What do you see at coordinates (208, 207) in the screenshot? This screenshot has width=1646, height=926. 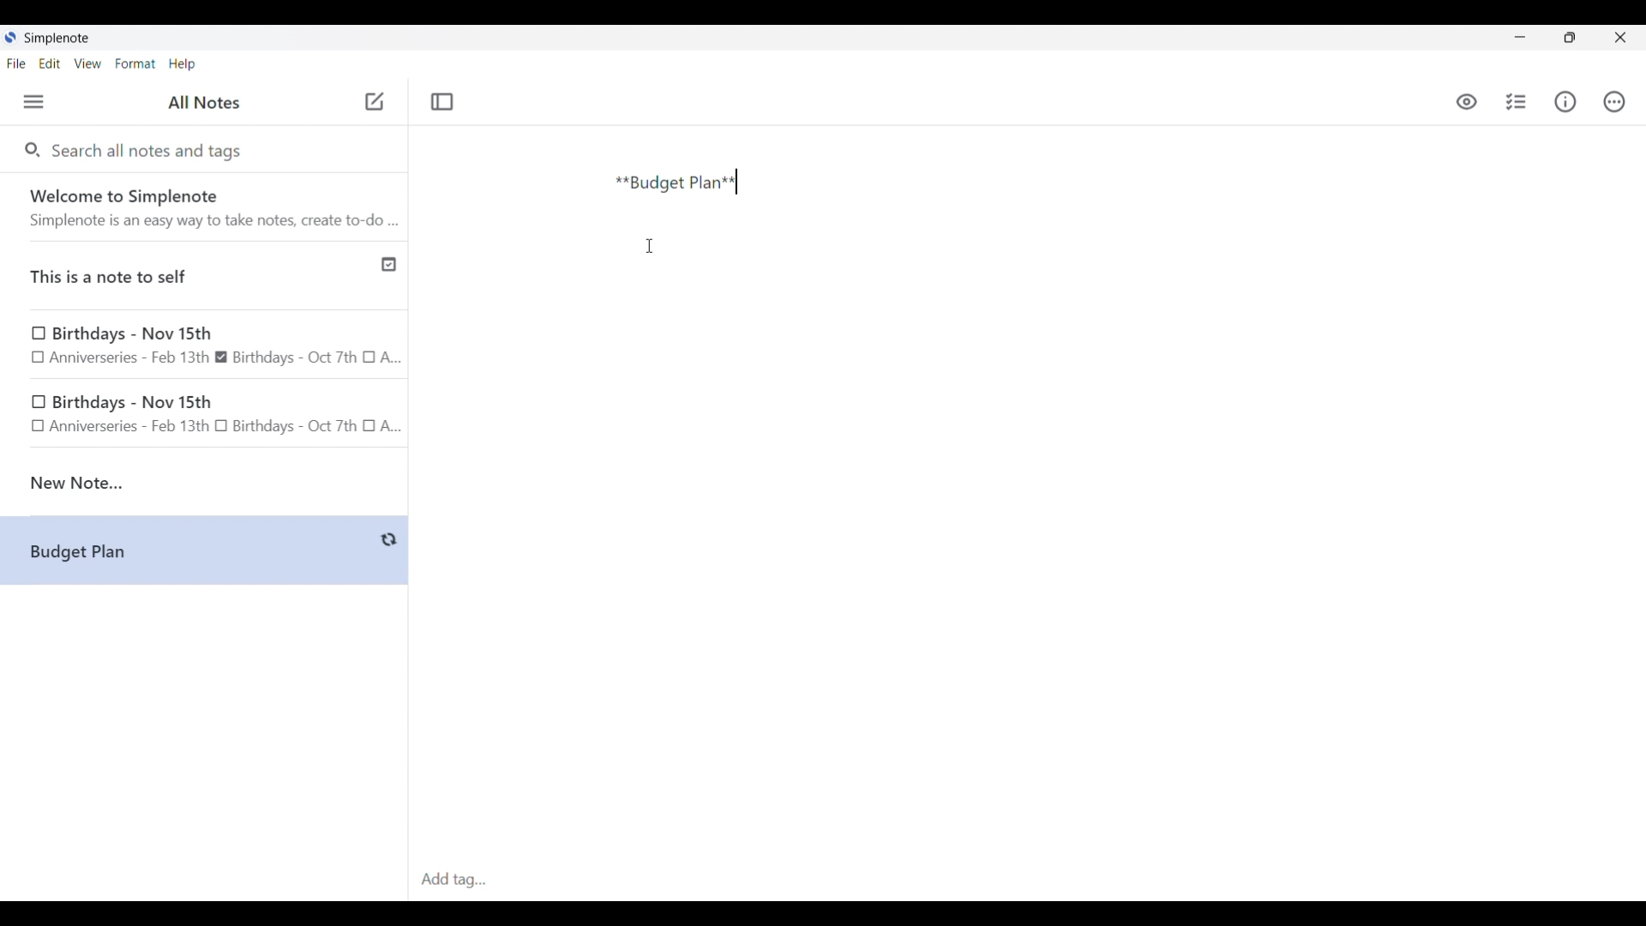 I see `Software welcome note` at bounding box center [208, 207].